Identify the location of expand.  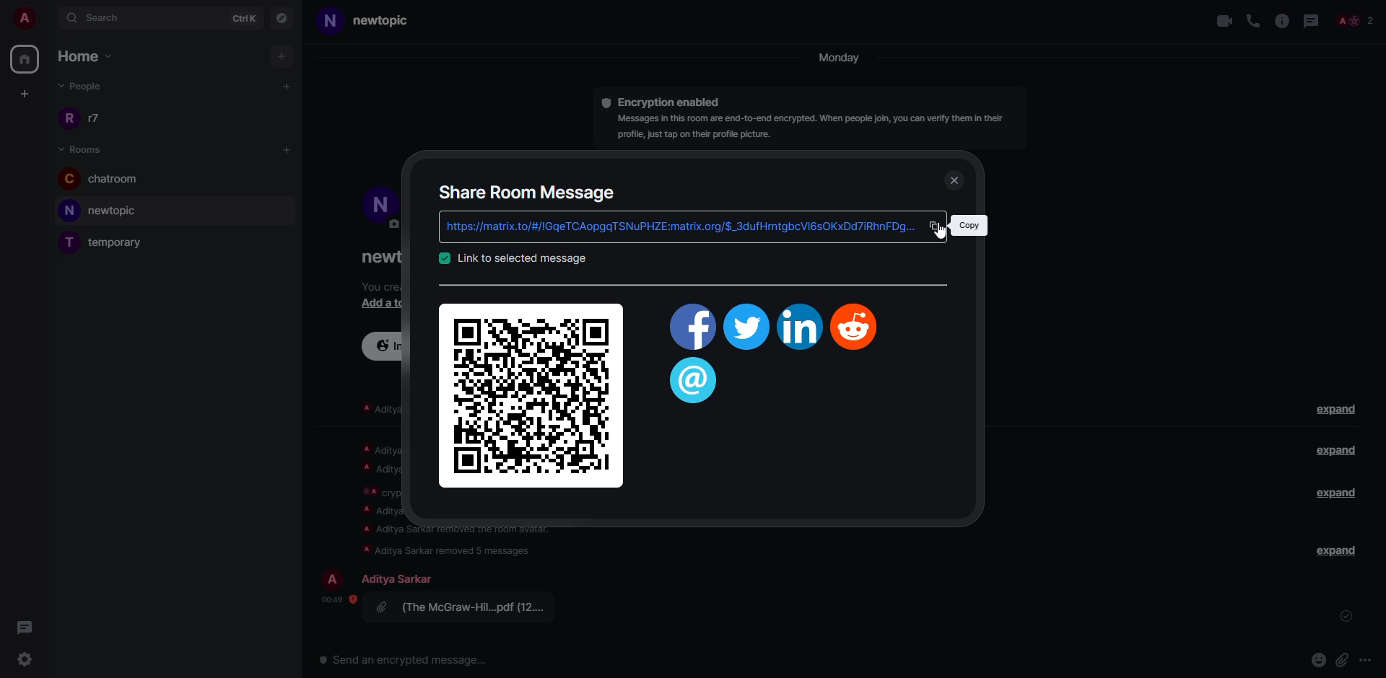
(1338, 550).